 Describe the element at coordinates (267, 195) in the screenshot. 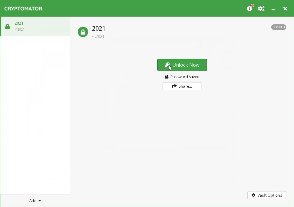

I see `Vault Options` at that location.